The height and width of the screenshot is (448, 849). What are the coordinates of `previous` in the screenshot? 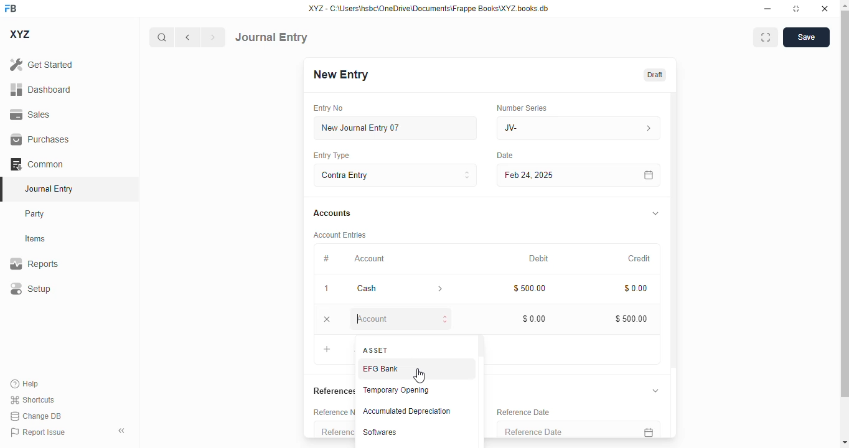 It's located at (187, 37).